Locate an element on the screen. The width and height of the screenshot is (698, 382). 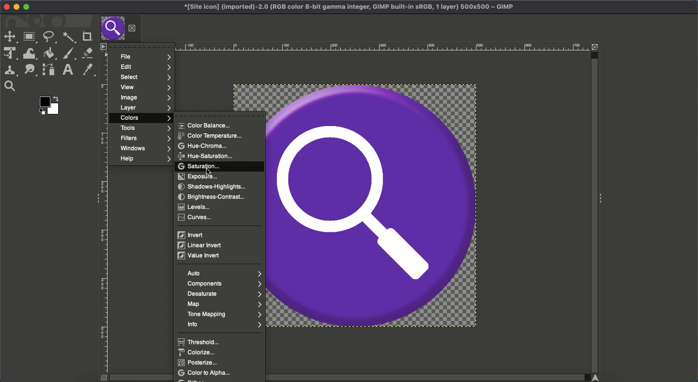
Shadows-highlights is located at coordinates (213, 187).